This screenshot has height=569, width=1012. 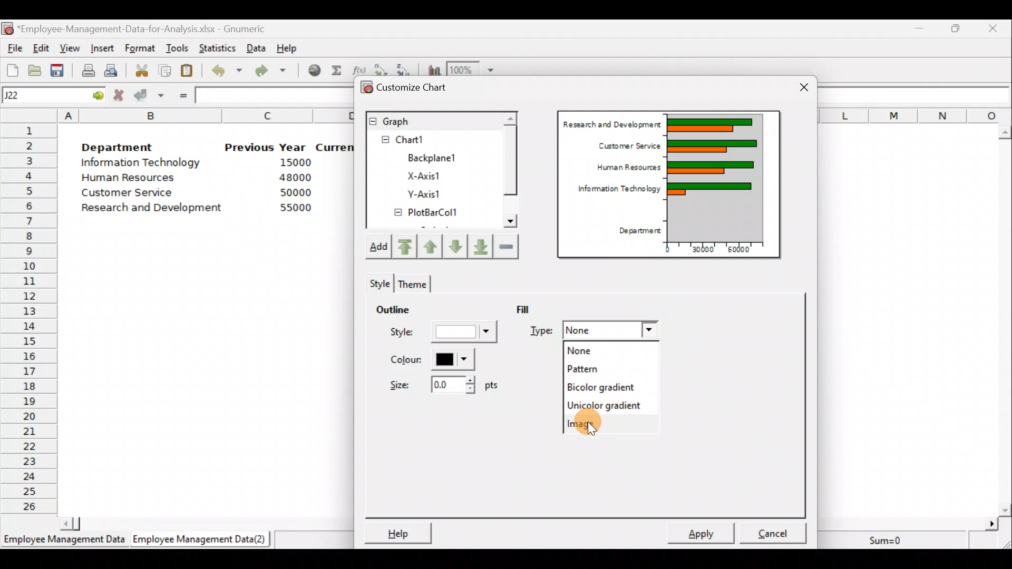 What do you see at coordinates (510, 172) in the screenshot?
I see `Scroll bar` at bounding box center [510, 172].